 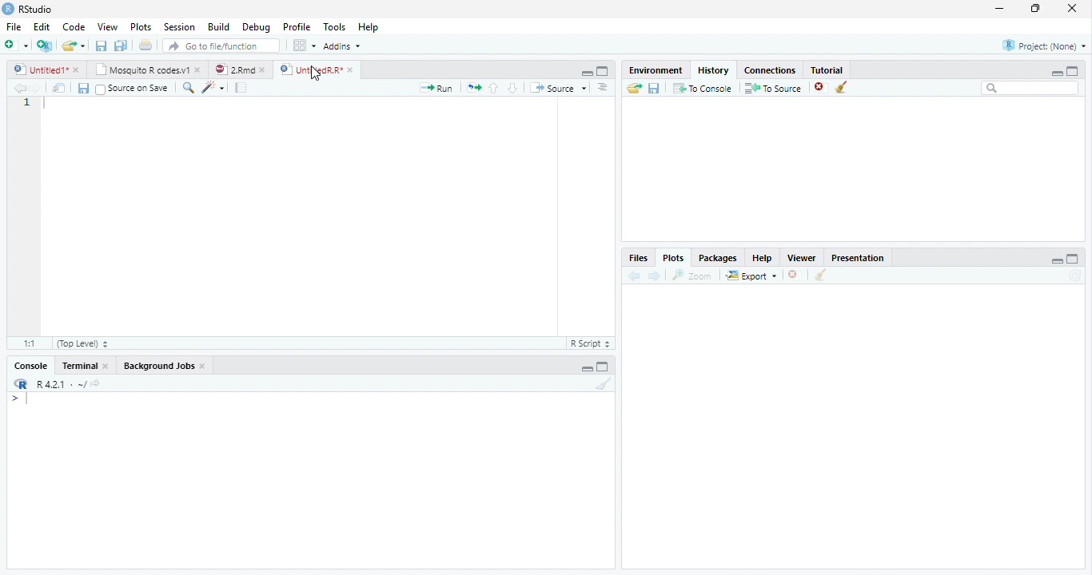 I want to click on Mosquito R codes.v1, so click(x=140, y=69).